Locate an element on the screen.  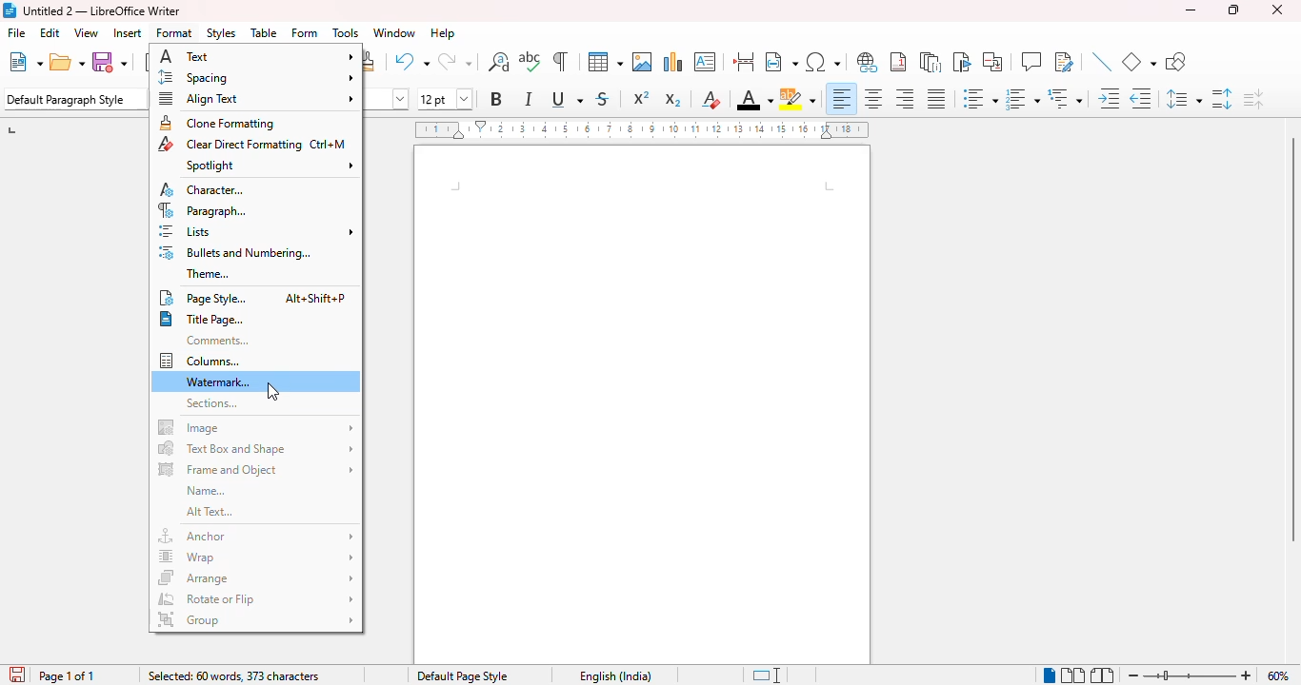
comments is located at coordinates (217, 341).